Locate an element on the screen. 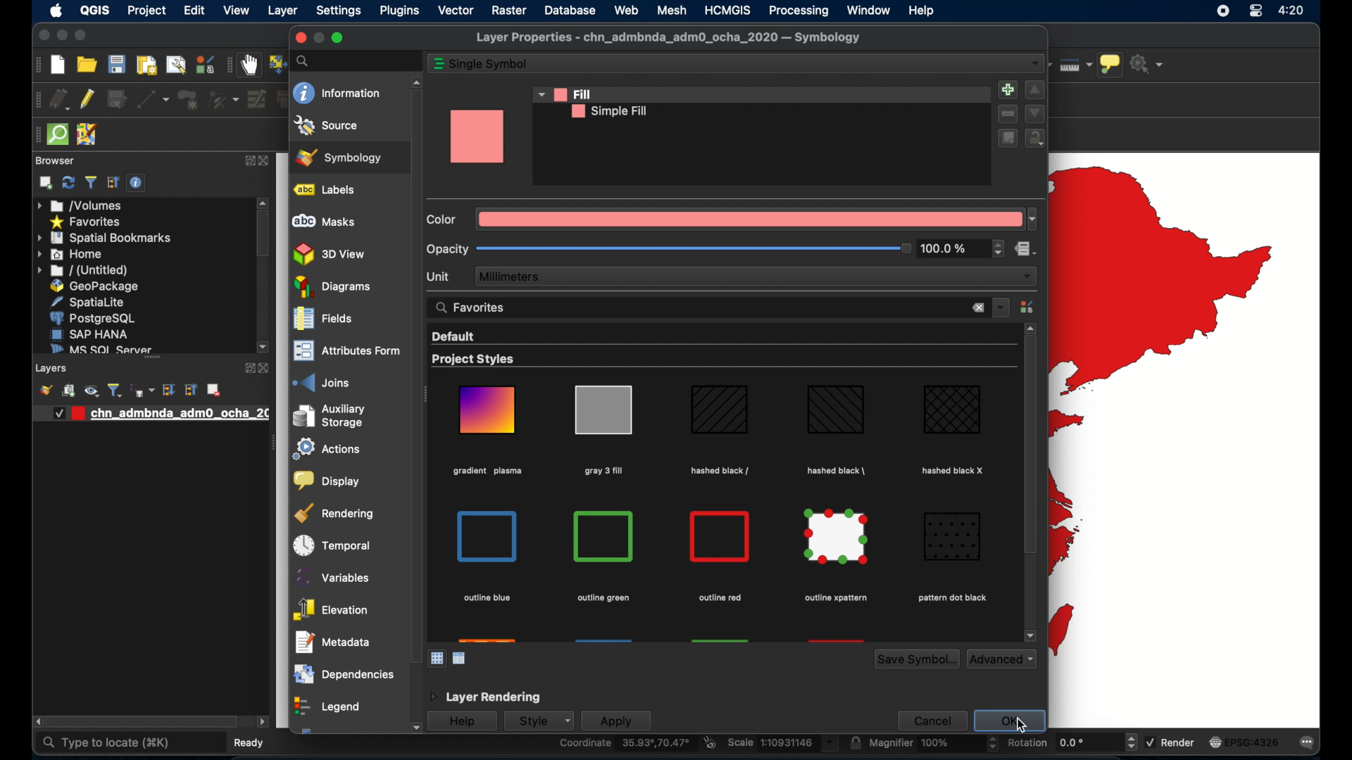  close is located at coordinates (266, 369).